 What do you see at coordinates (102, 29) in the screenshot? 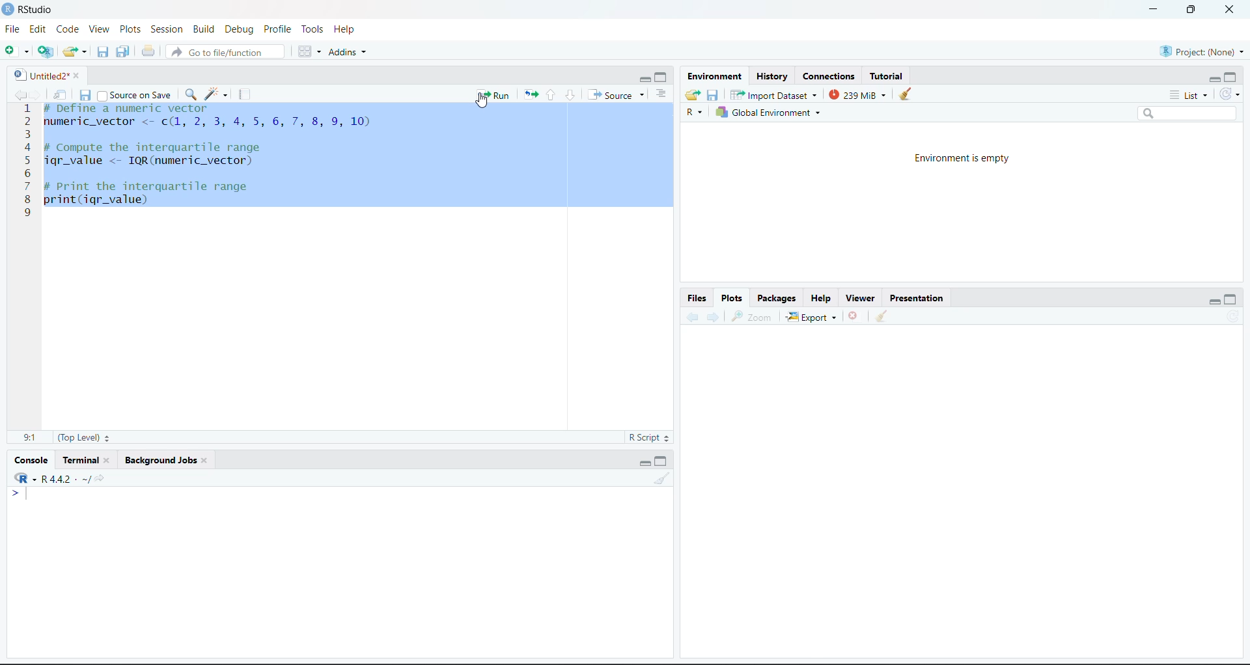
I see `View` at bounding box center [102, 29].